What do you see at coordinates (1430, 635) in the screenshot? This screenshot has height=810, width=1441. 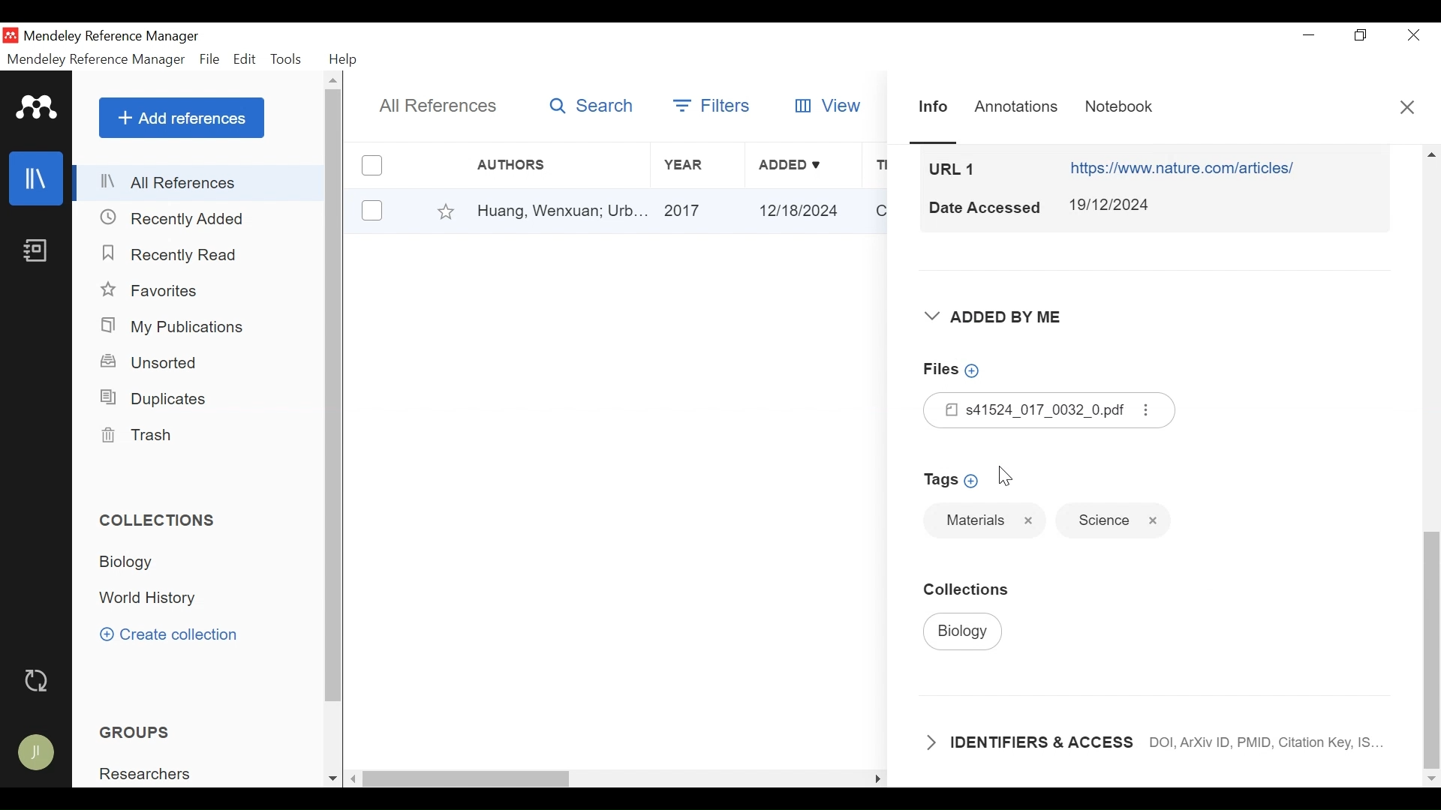 I see `Vertical Scroll bar` at bounding box center [1430, 635].